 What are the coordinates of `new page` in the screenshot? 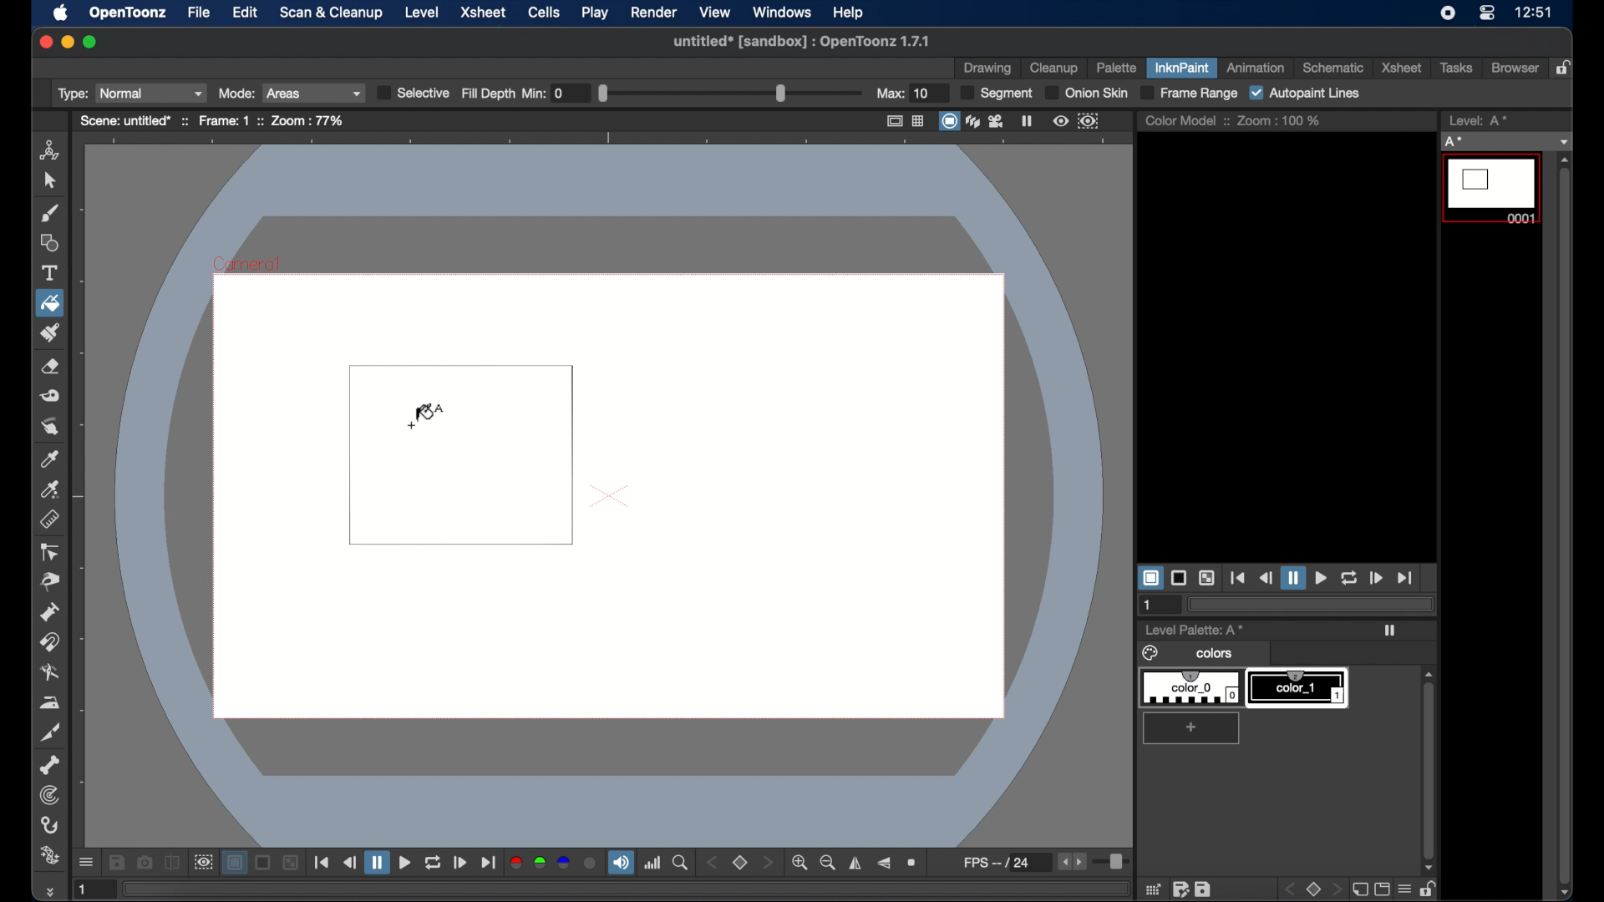 It's located at (1358, 888).